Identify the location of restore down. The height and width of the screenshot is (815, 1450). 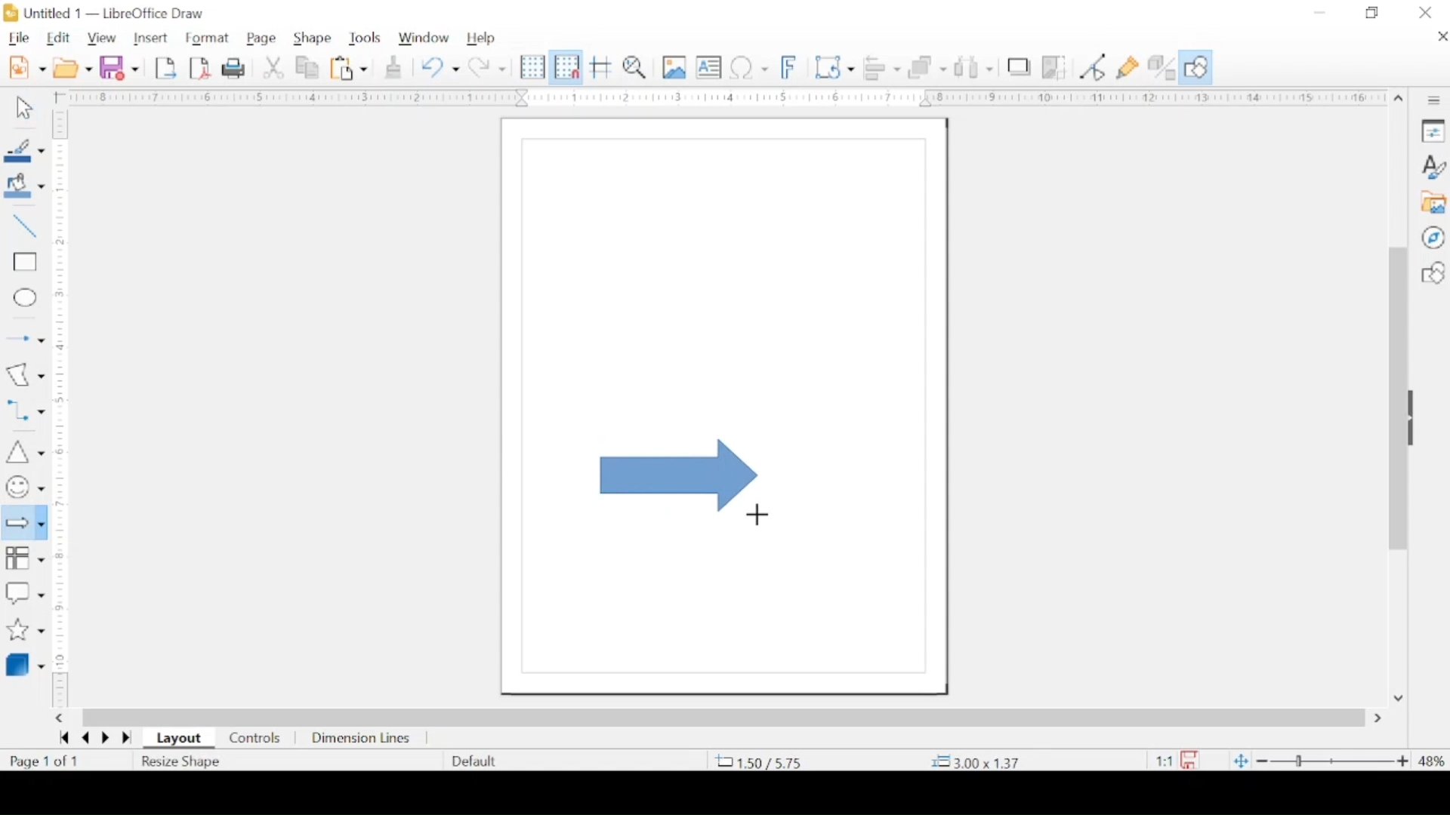
(1373, 13).